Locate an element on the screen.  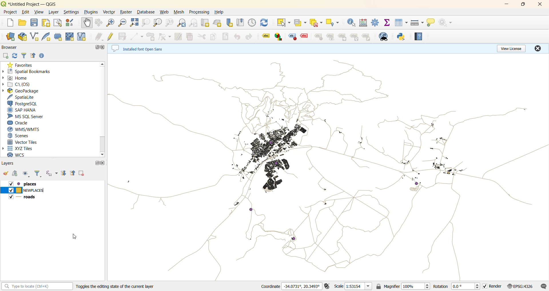
select location is located at coordinates (332, 22).